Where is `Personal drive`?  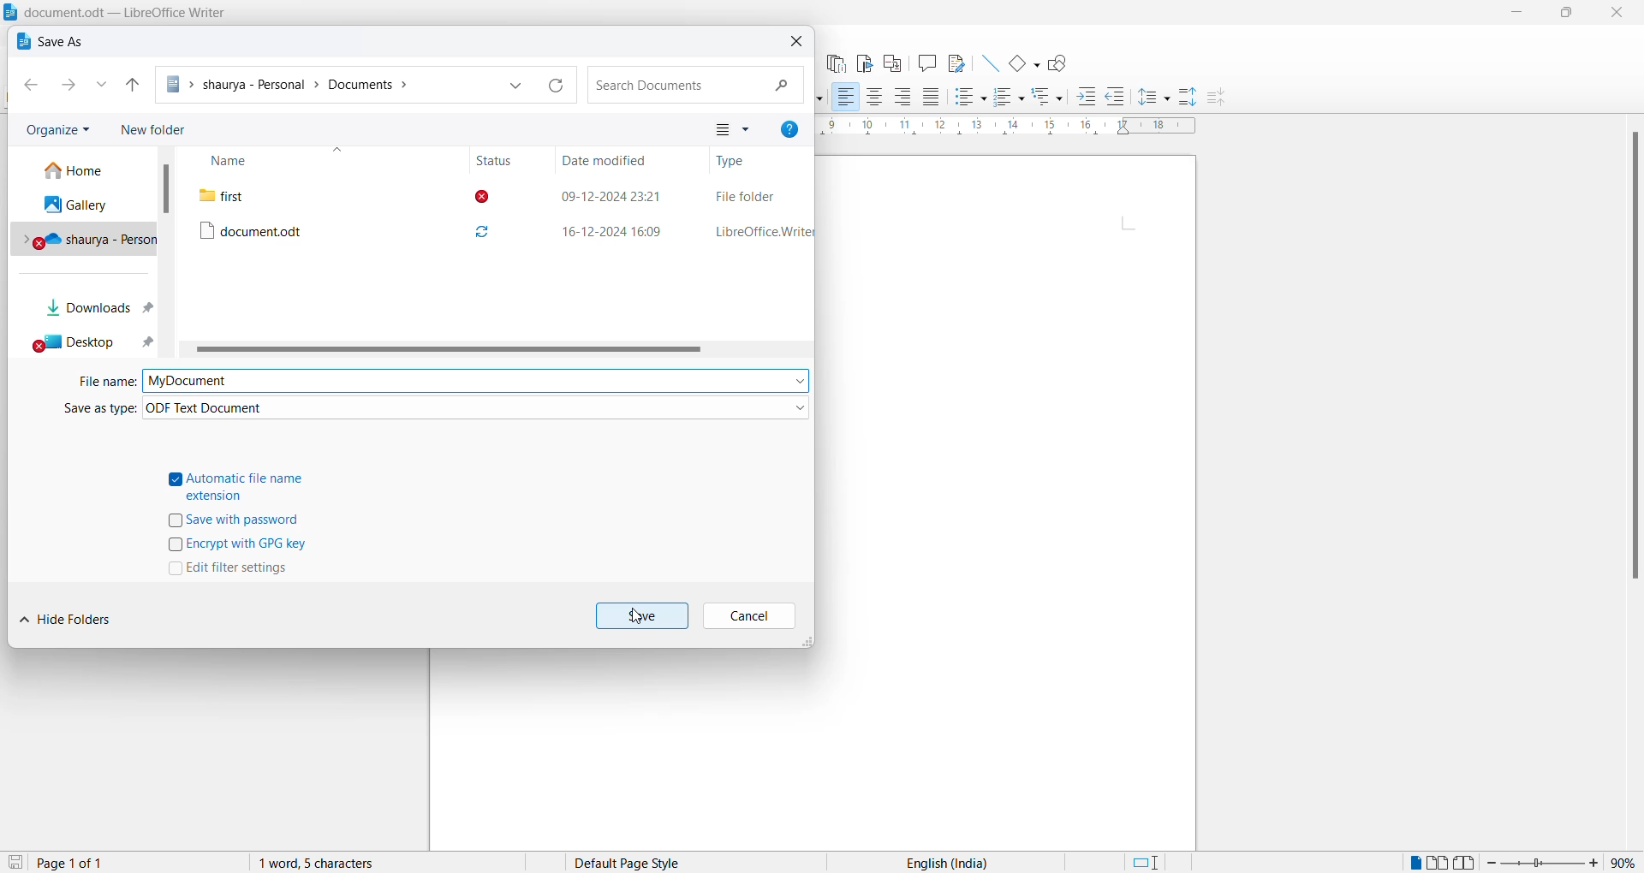
Personal drive is located at coordinates (86, 241).